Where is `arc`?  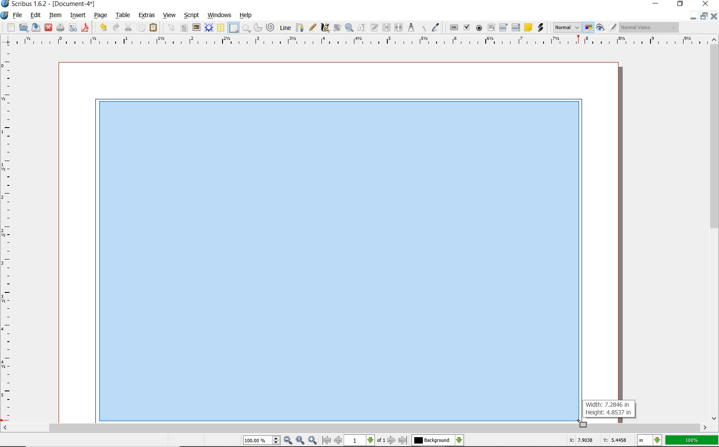
arc is located at coordinates (258, 27).